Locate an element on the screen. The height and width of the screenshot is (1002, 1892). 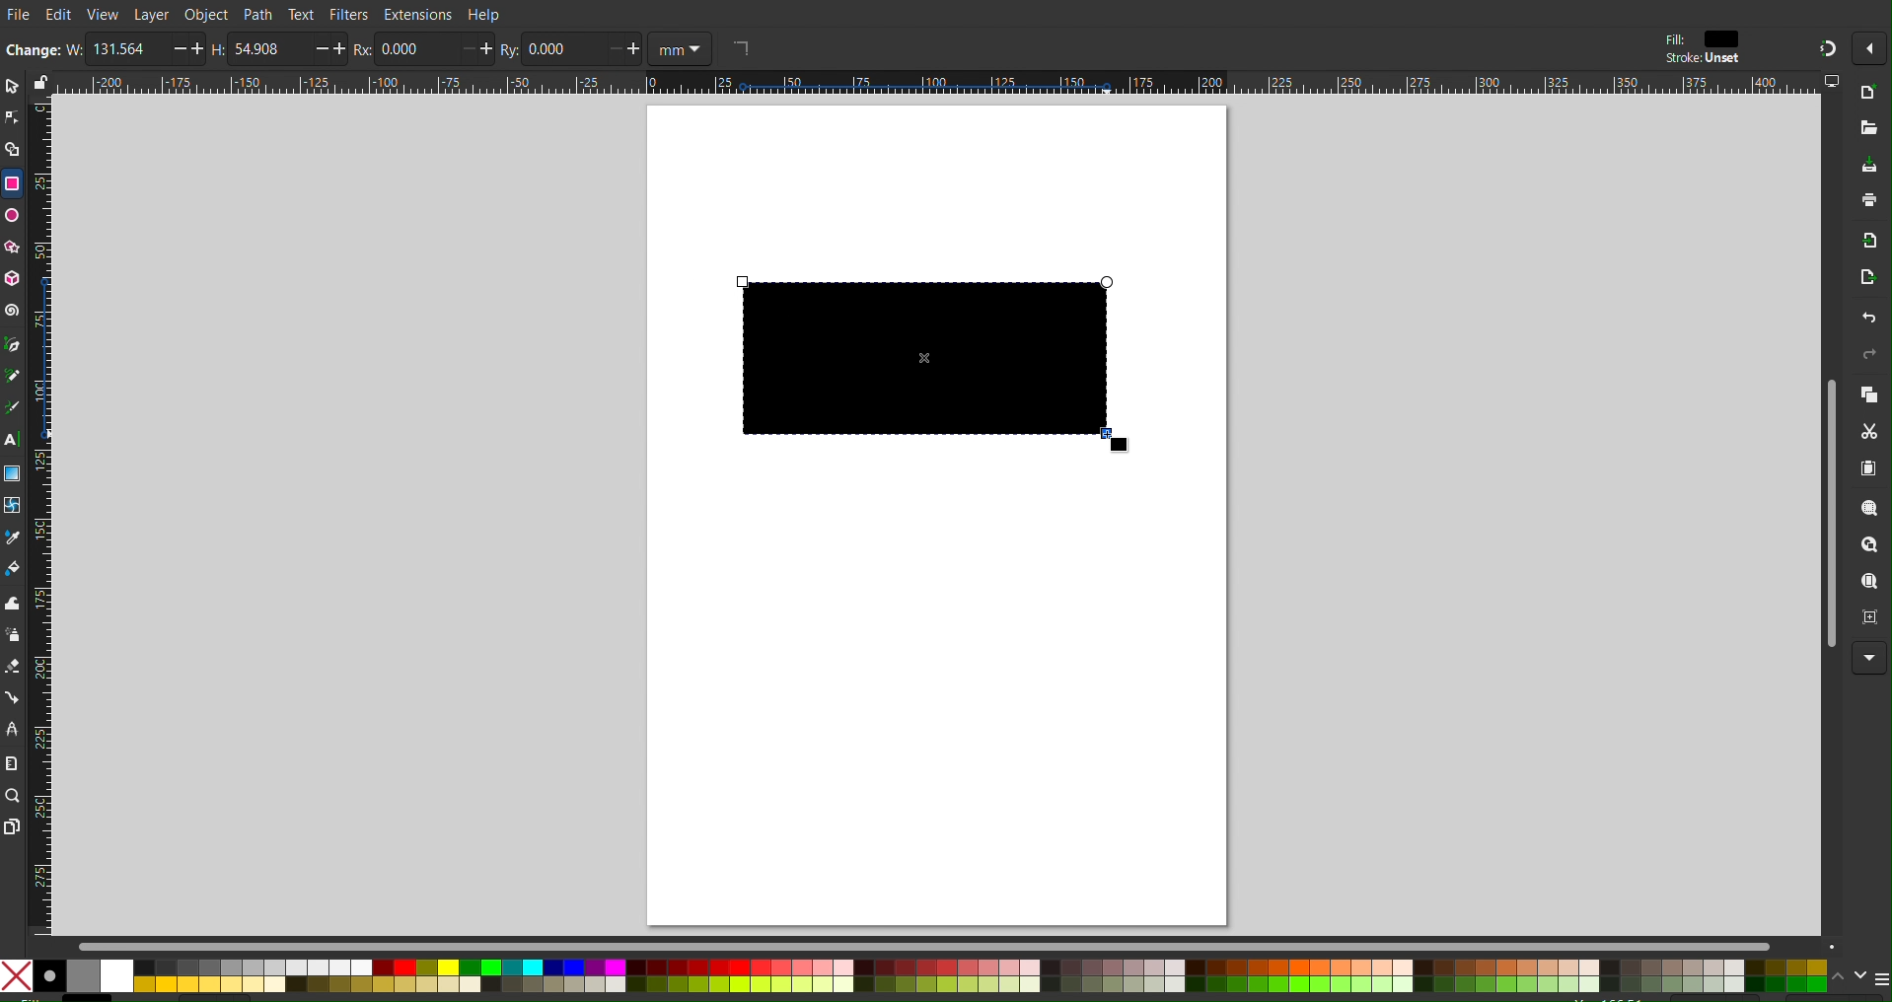
Redo is located at coordinates (1869, 359).